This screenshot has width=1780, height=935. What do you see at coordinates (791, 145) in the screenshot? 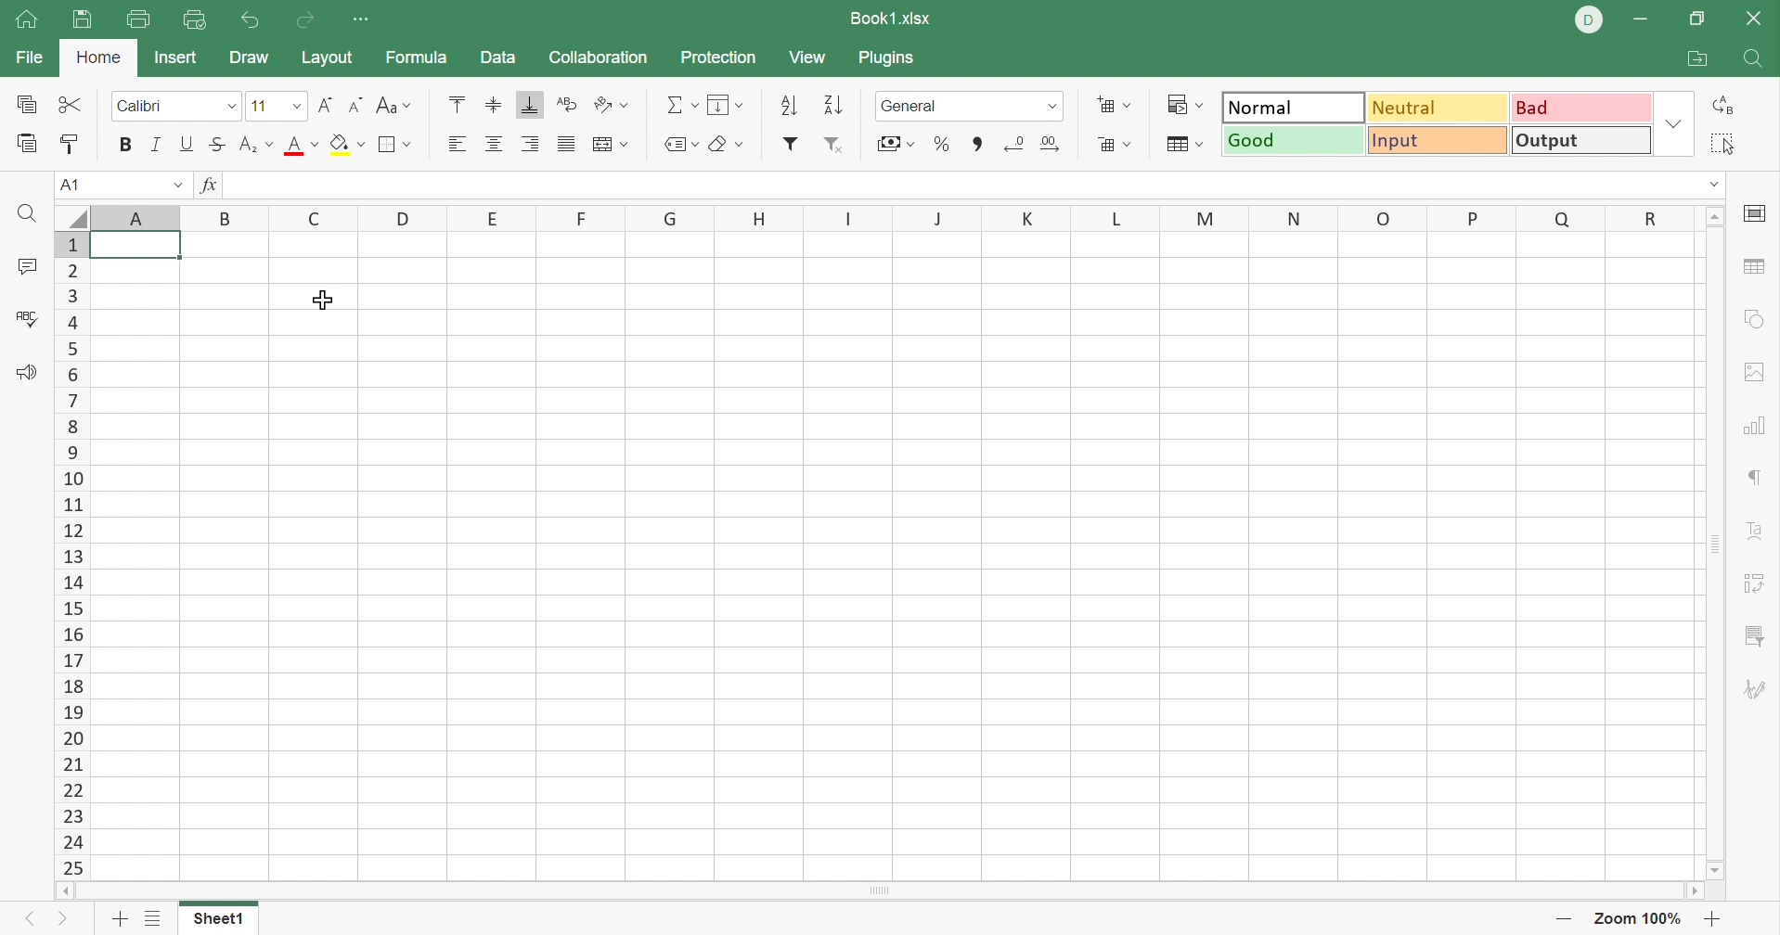
I see `Filter` at bounding box center [791, 145].